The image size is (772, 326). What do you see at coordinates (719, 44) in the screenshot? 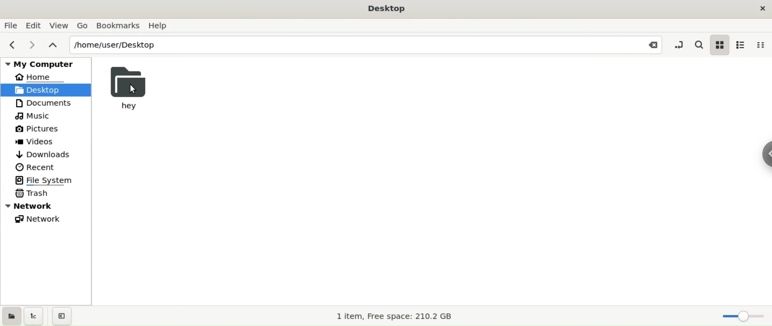
I see `icon view` at bounding box center [719, 44].